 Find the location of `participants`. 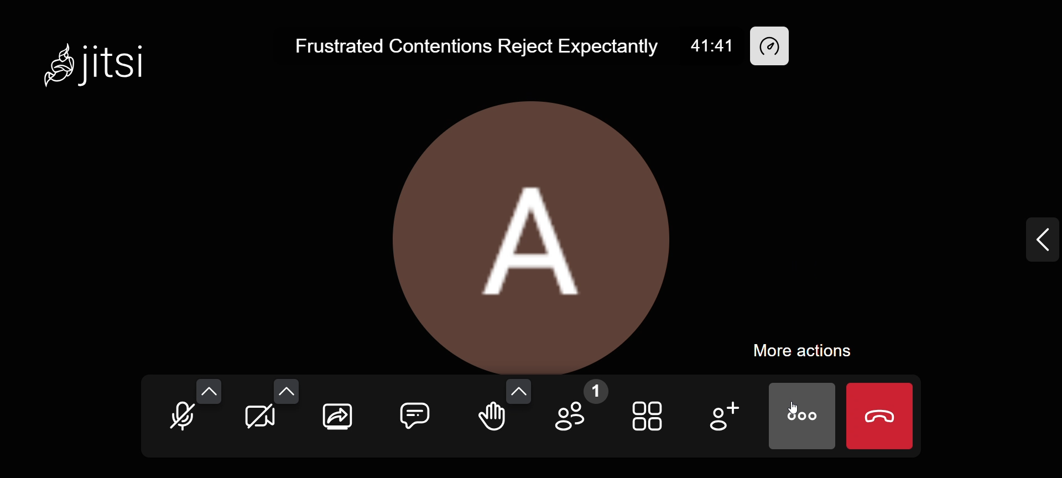

participants is located at coordinates (577, 411).